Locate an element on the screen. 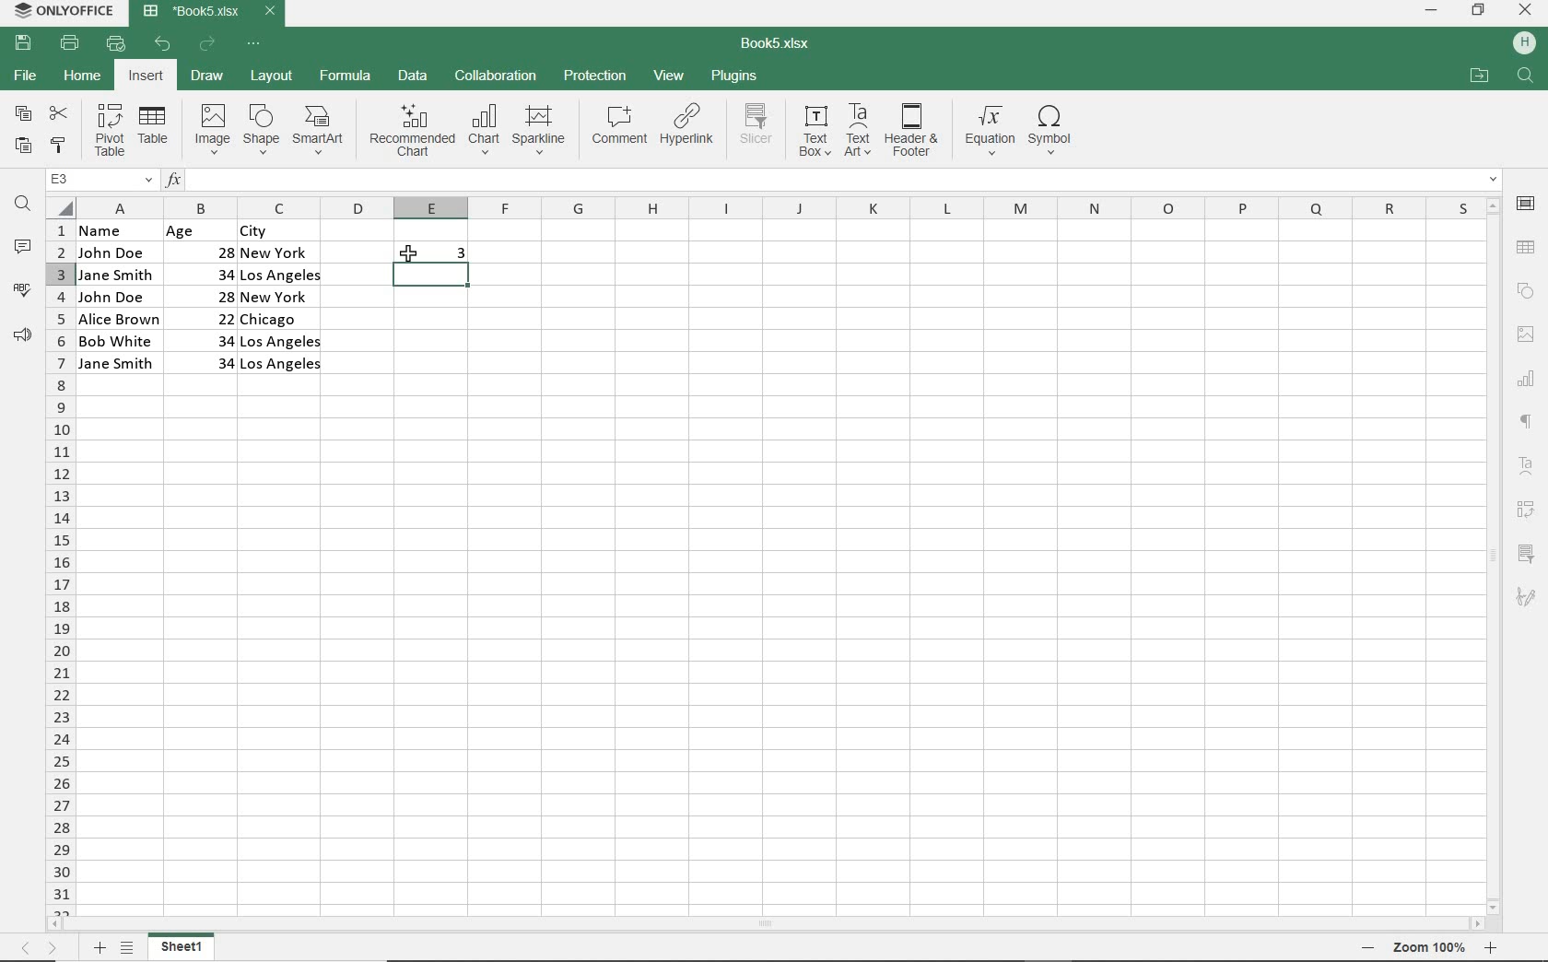  SHEET NAME is located at coordinates (184, 949).